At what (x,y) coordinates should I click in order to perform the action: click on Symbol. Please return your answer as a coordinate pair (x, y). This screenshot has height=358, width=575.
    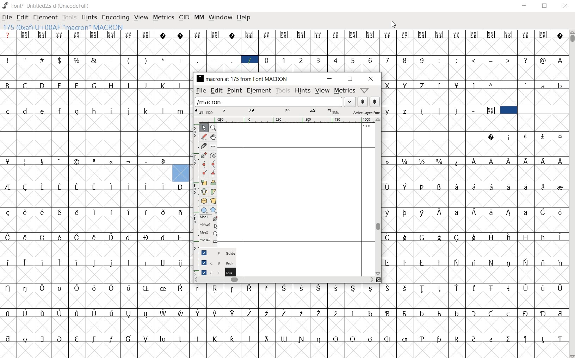
    Looking at the image, I should click on (43, 313).